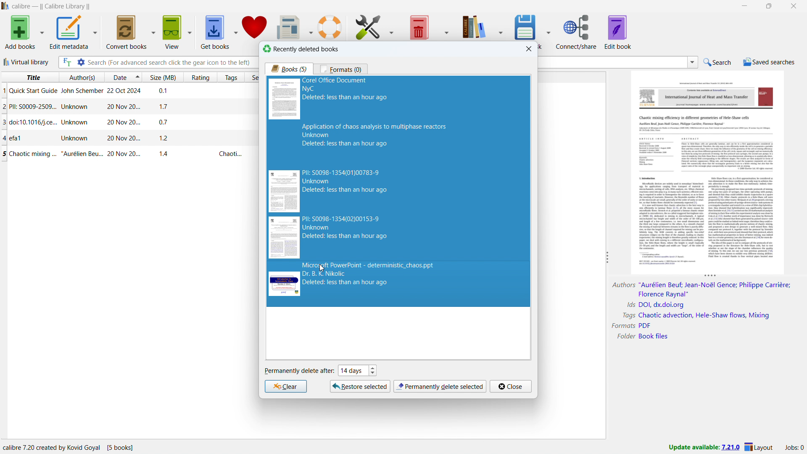 This screenshot has height=454, width=807. Describe the element at coordinates (232, 77) in the screenshot. I see `sort by tags` at that location.